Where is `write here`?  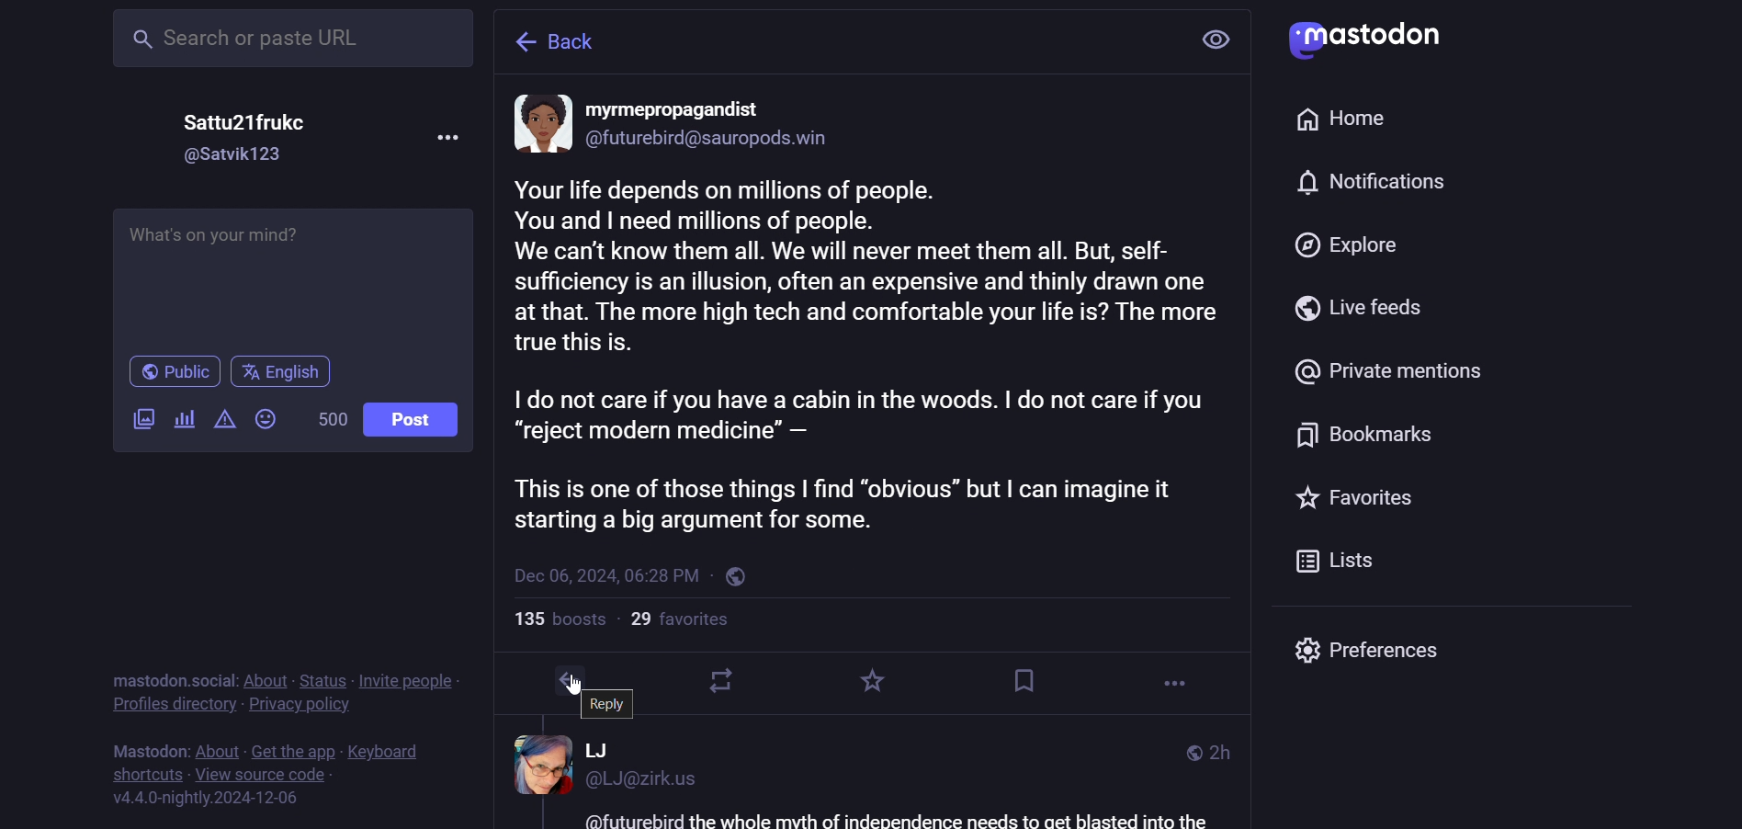
write here is located at coordinates (294, 276).